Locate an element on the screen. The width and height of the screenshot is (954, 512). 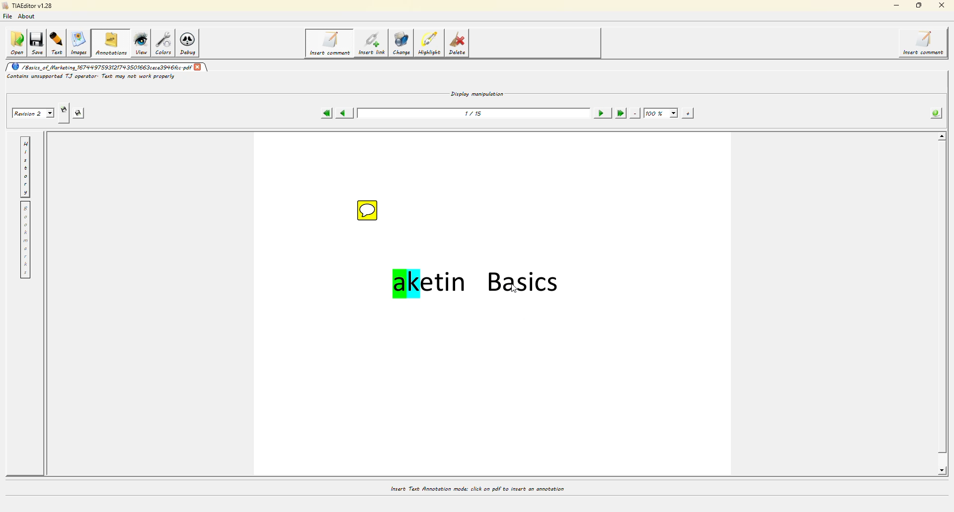
saves this revision is located at coordinates (81, 113).